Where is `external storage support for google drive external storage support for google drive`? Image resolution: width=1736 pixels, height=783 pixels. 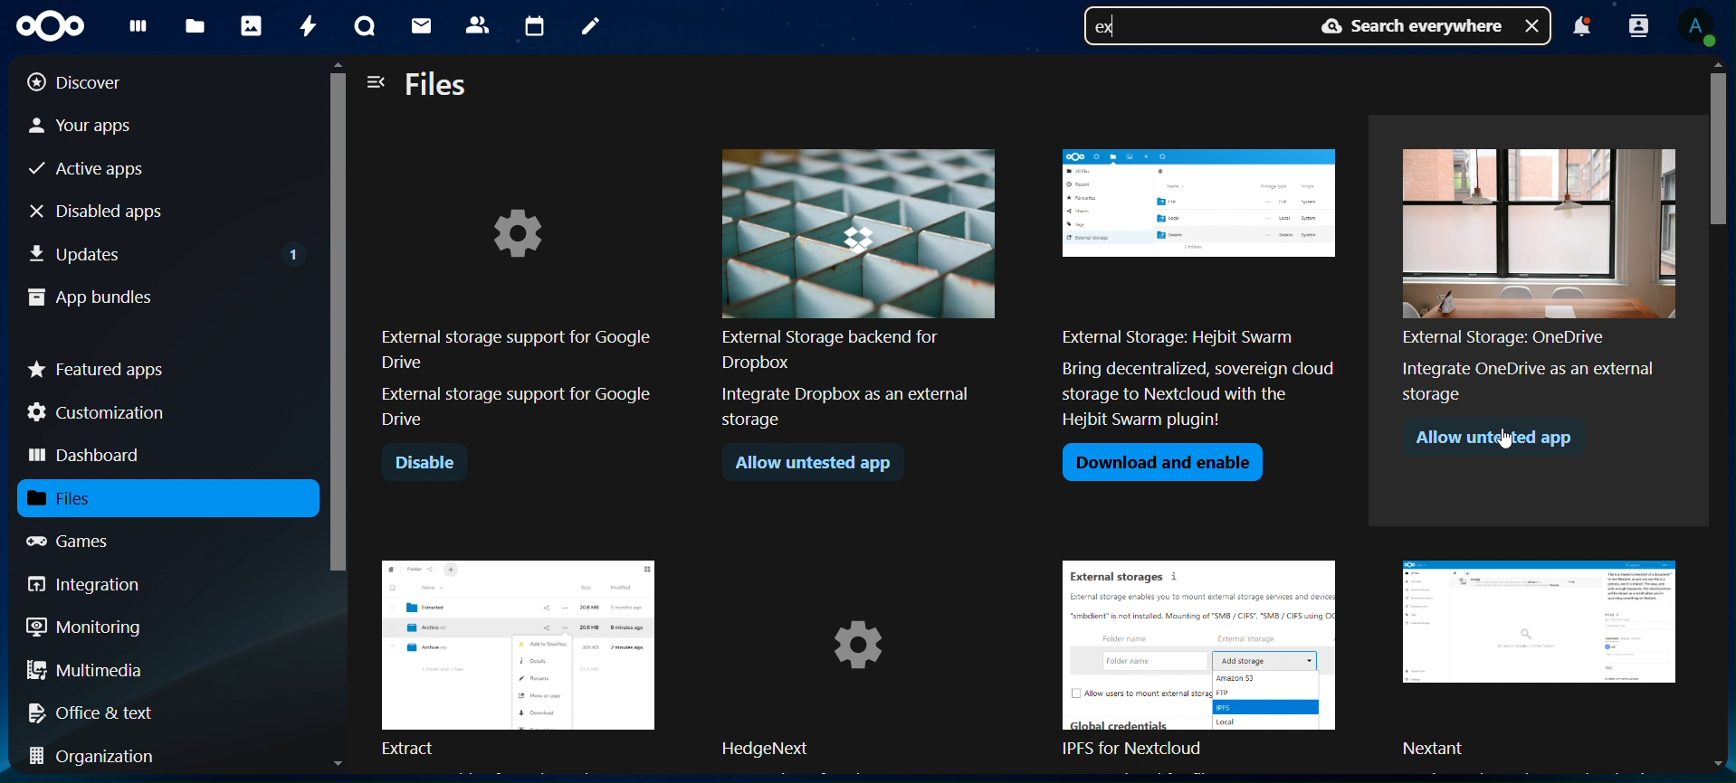 external storage support for google drive external storage support for google drive is located at coordinates (513, 315).